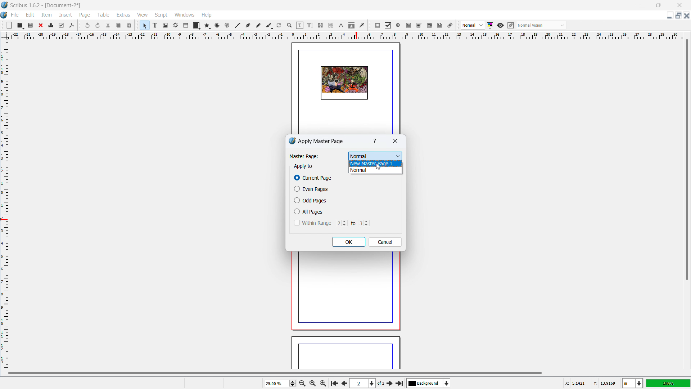 This screenshot has height=389, width=691. Describe the element at coordinates (633, 384) in the screenshot. I see `unit of measurement` at that location.